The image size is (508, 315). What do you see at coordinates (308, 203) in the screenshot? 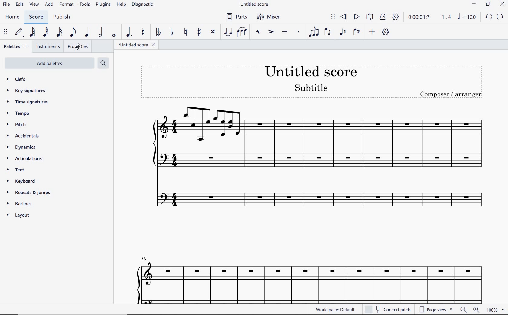
I see `INSTRUMENT: FLUTE` at bounding box center [308, 203].